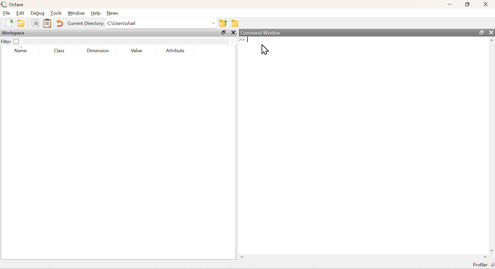 The width and height of the screenshot is (495, 269). Describe the element at coordinates (76, 13) in the screenshot. I see `Window` at that location.